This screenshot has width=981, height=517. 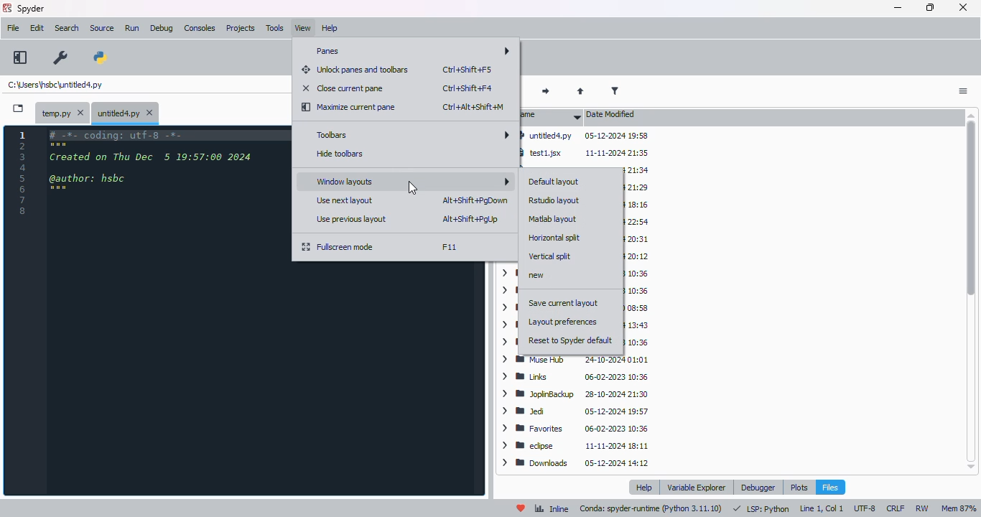 I want to click on filter filenames, so click(x=615, y=90).